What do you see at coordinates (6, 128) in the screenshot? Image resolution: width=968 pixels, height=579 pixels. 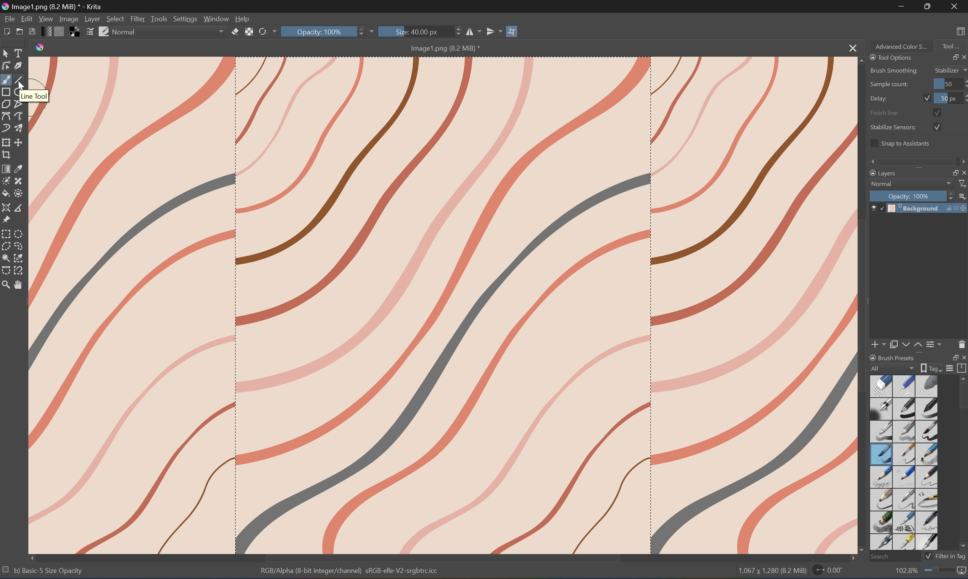 I see `Dynamic brush tool` at bounding box center [6, 128].